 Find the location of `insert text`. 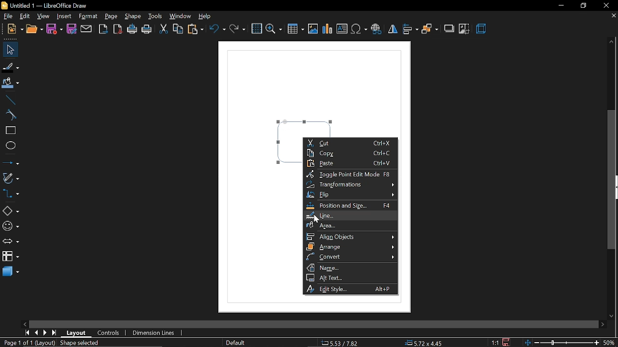

insert text is located at coordinates (343, 29).